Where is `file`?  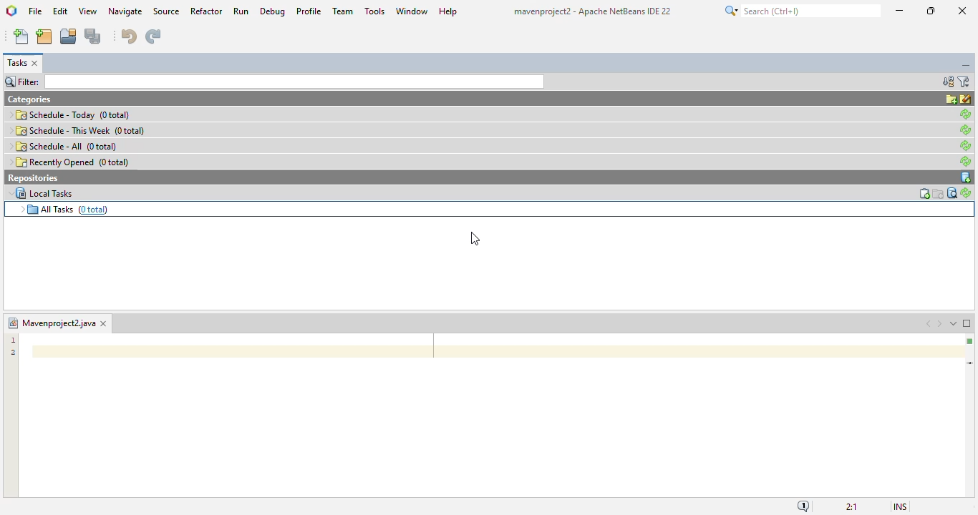
file is located at coordinates (36, 11).